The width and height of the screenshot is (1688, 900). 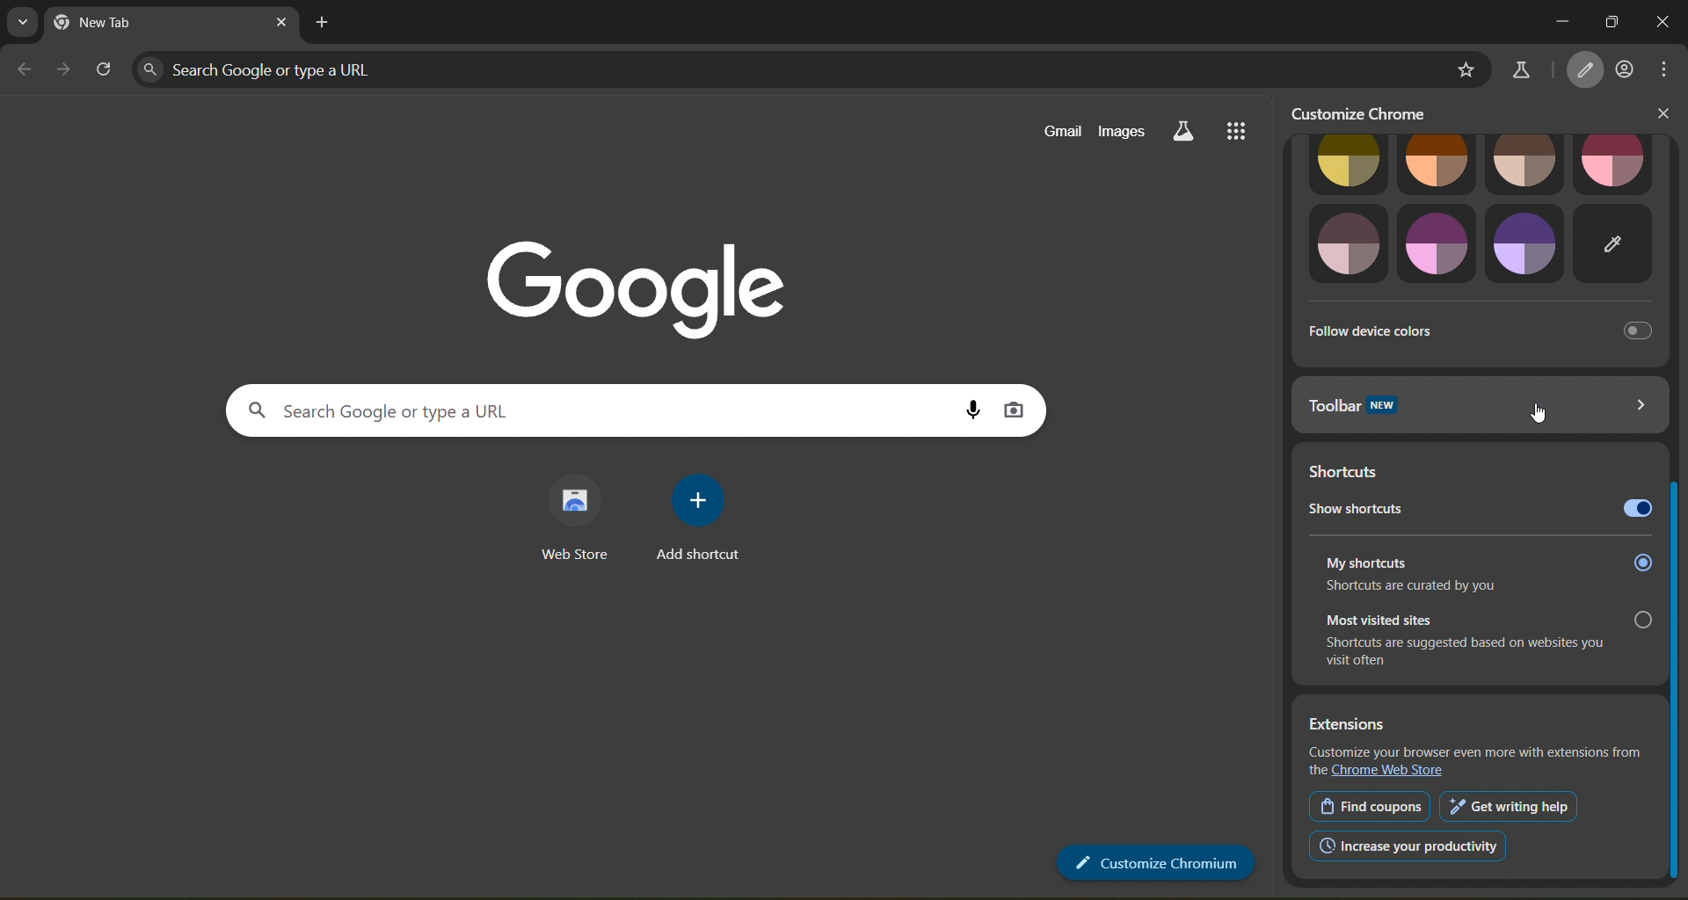 What do you see at coordinates (1488, 555) in the screenshot?
I see `my shortcuts` at bounding box center [1488, 555].